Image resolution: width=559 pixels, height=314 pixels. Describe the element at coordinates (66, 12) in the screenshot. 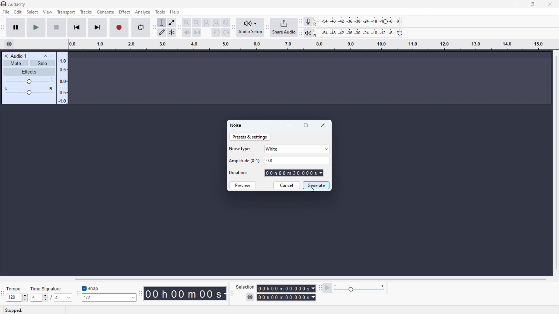

I see `transport` at that location.